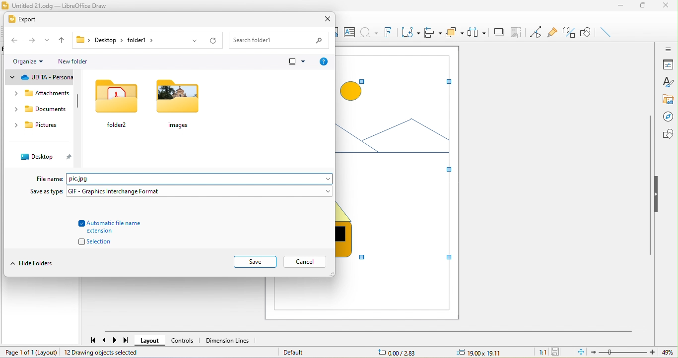 This screenshot has width=678, height=358. What do you see at coordinates (327, 18) in the screenshot?
I see `close` at bounding box center [327, 18].